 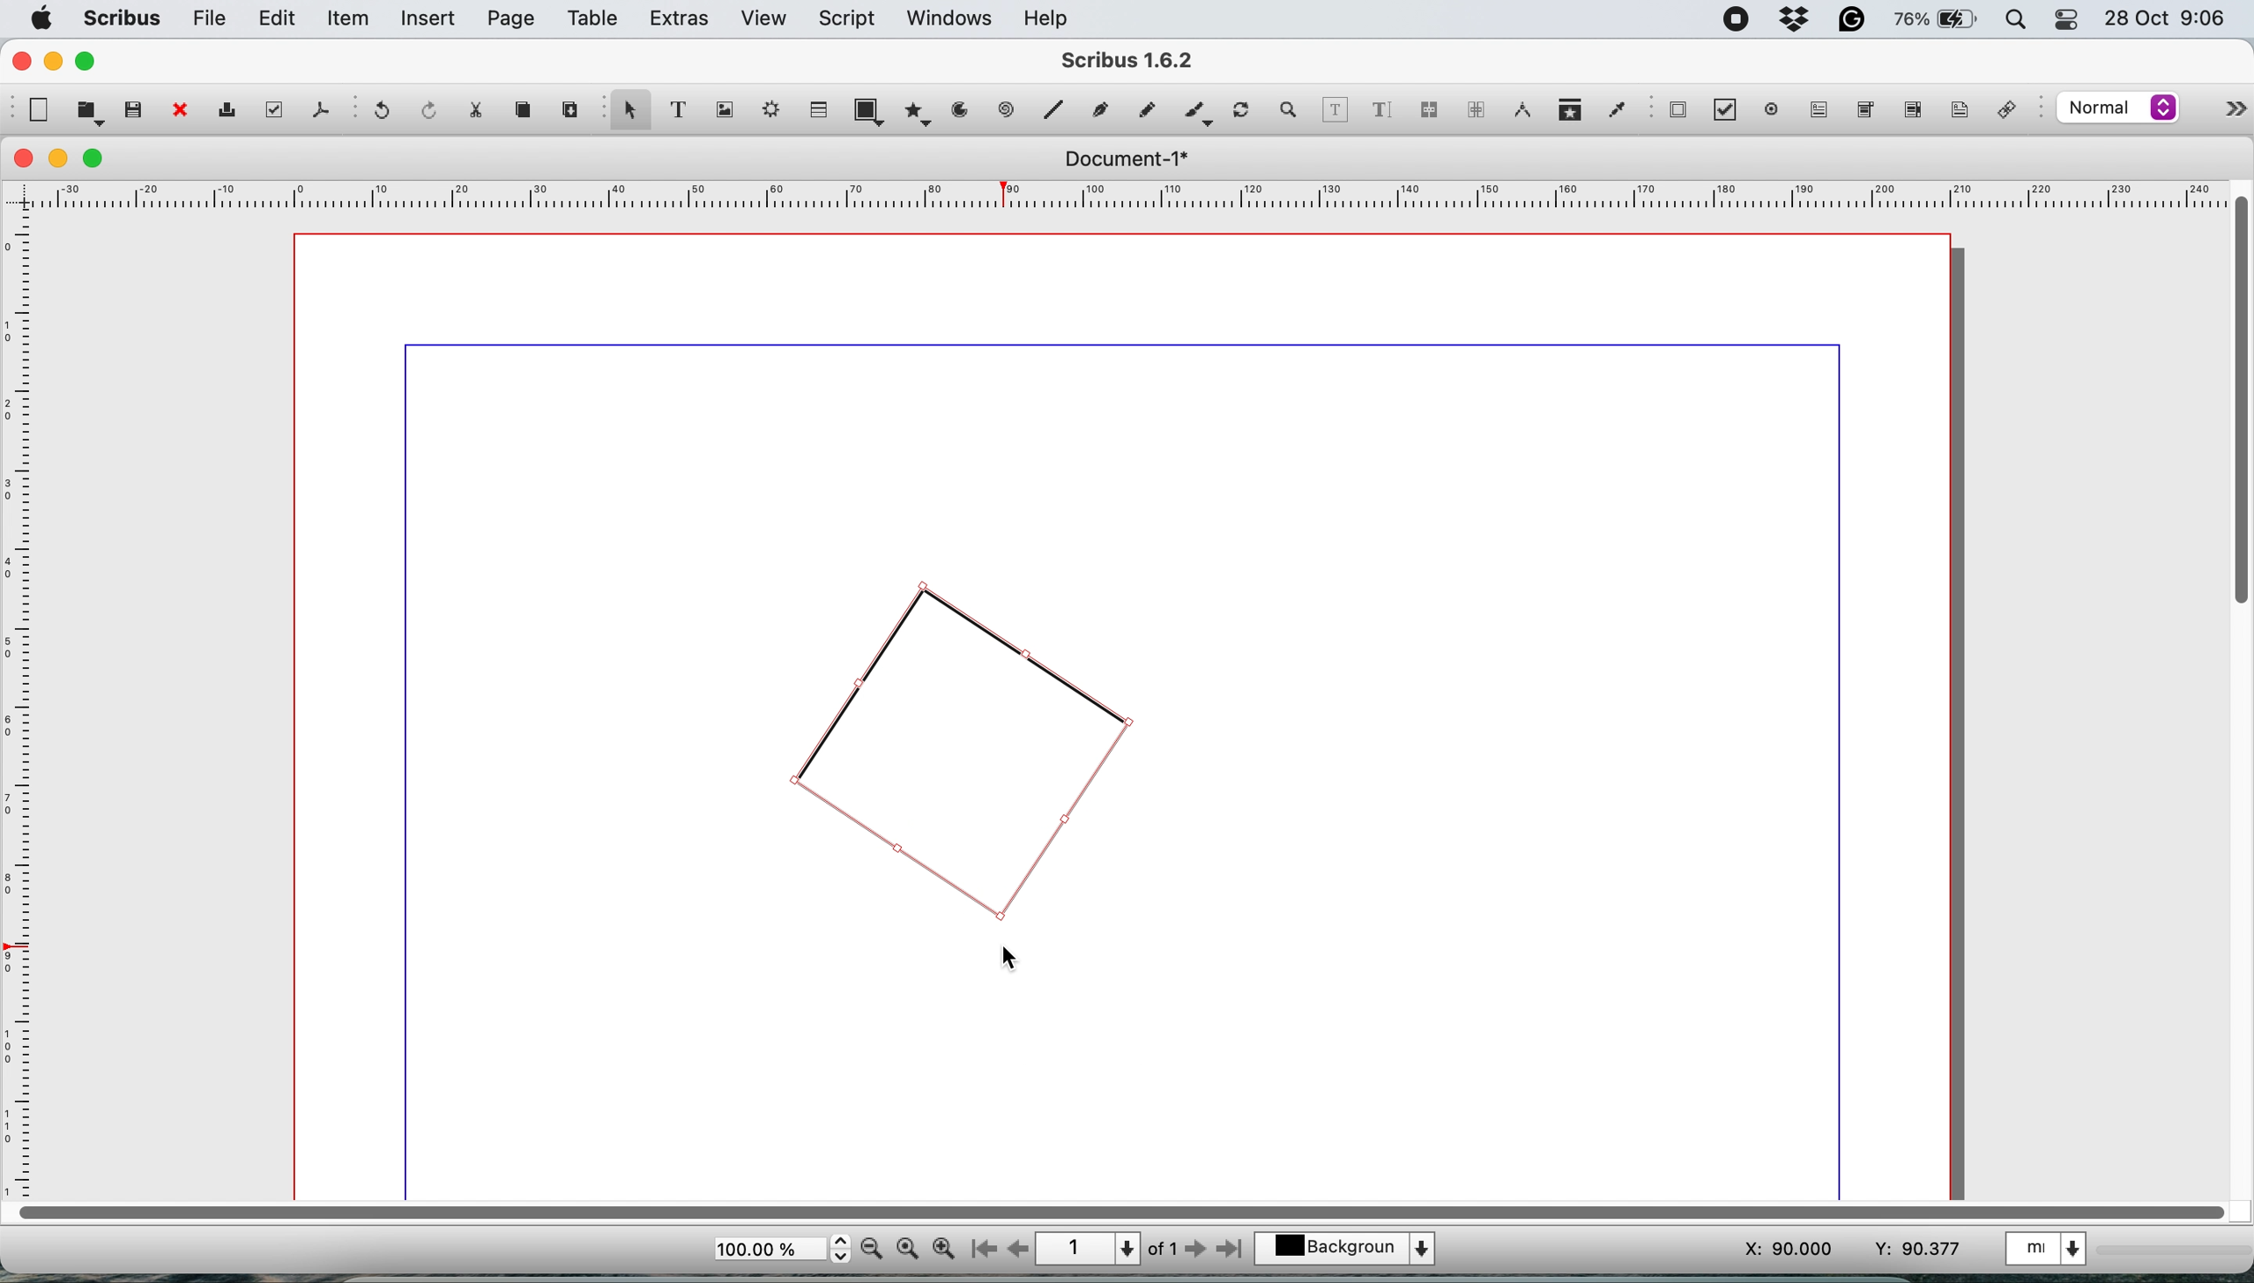 What do you see at coordinates (595, 21) in the screenshot?
I see `table` at bounding box center [595, 21].